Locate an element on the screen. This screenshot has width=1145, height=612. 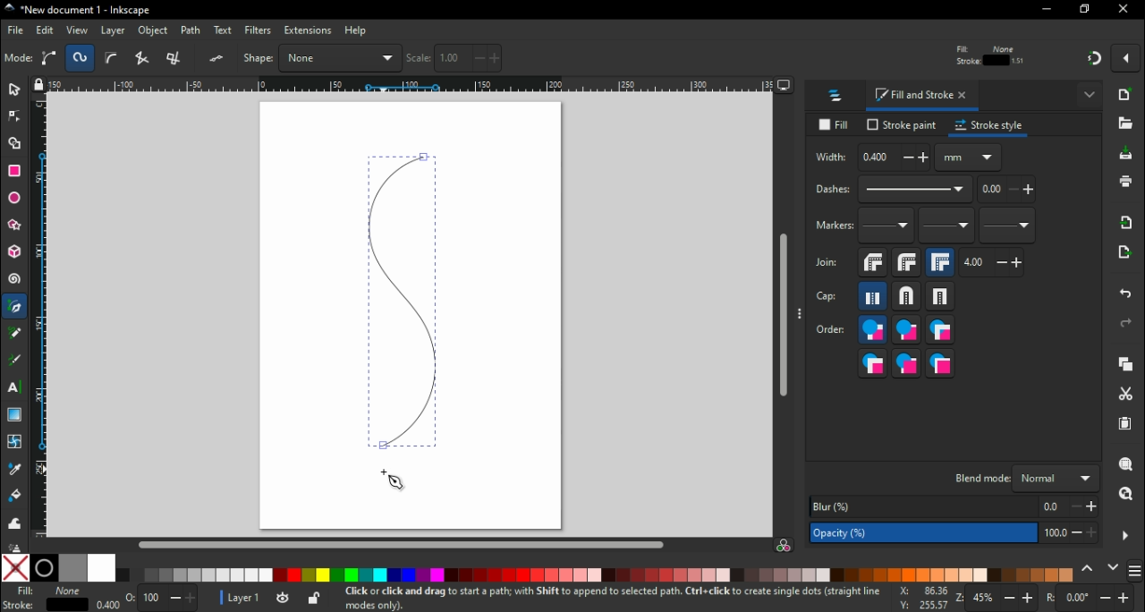
ellipse / arc tool is located at coordinates (14, 197).